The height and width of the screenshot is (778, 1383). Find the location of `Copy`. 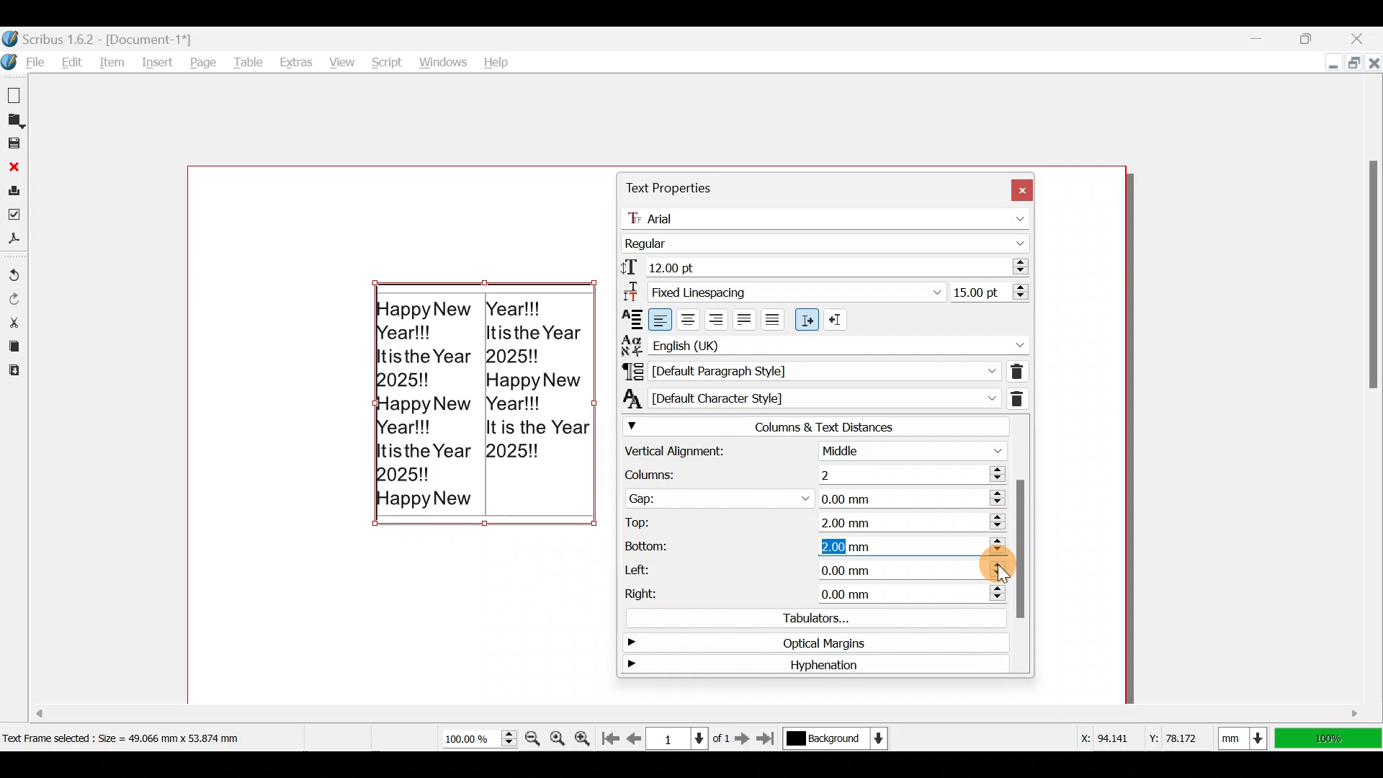

Copy is located at coordinates (12, 346).